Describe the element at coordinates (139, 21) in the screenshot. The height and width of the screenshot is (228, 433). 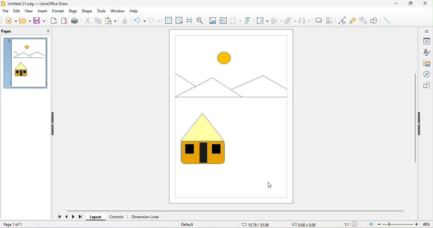
I see `undo` at that location.